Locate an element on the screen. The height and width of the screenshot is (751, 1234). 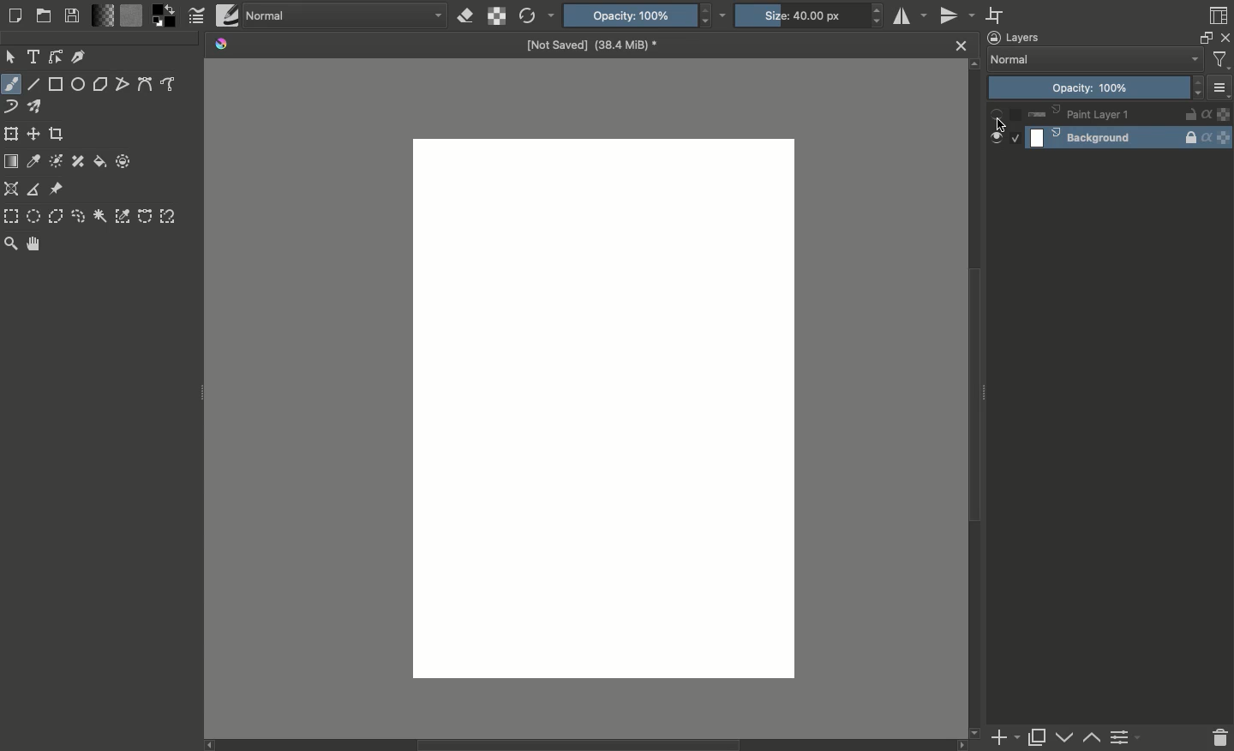
Calligraphy is located at coordinates (82, 56).